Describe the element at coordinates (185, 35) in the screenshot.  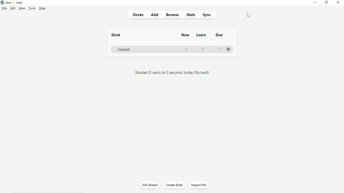
I see `New` at that location.